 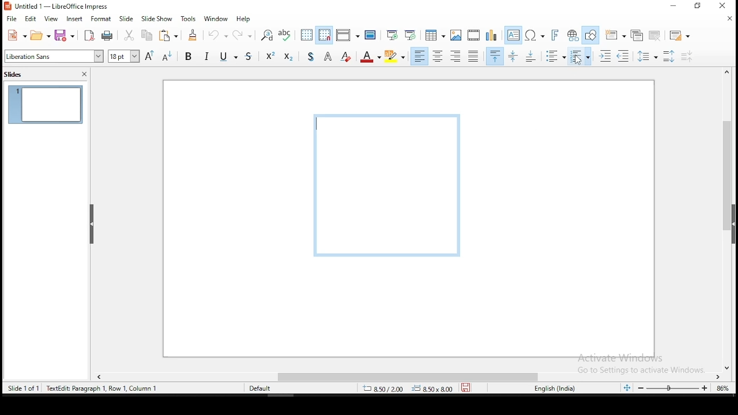 What do you see at coordinates (475, 36) in the screenshot?
I see `insert video` at bounding box center [475, 36].